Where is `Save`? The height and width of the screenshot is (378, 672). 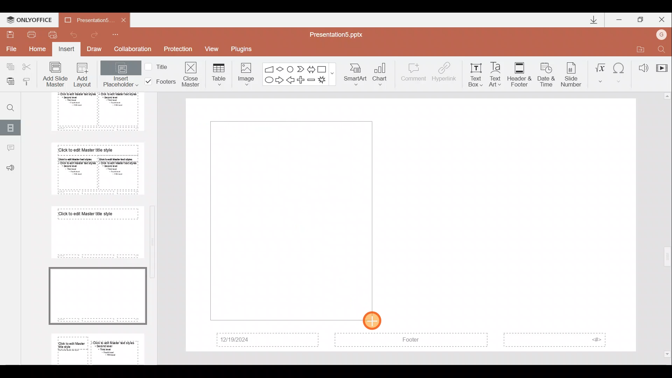
Save is located at coordinates (10, 34).